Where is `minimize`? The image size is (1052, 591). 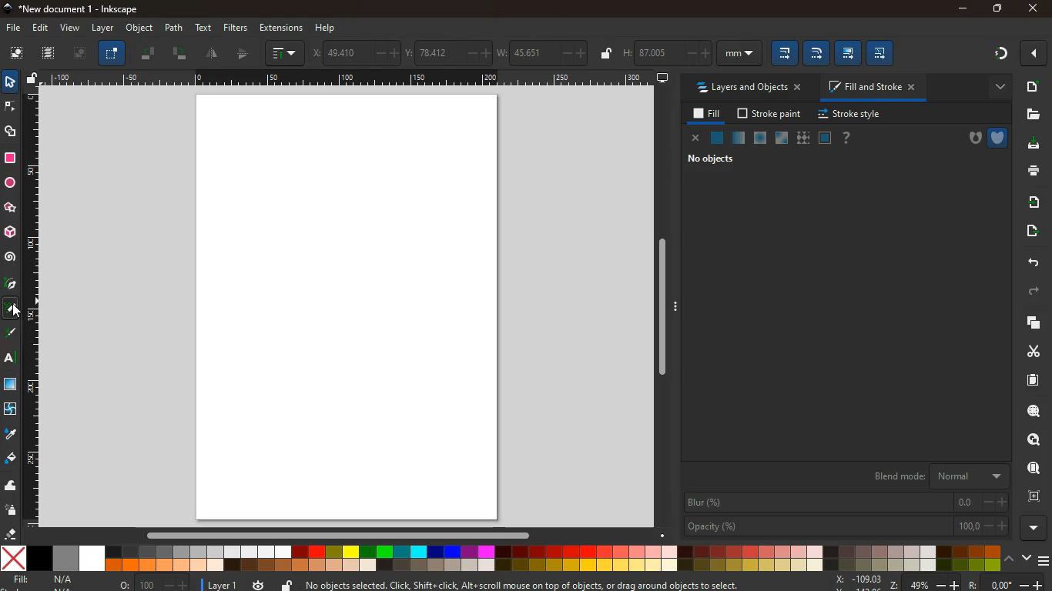 minimize is located at coordinates (964, 9).